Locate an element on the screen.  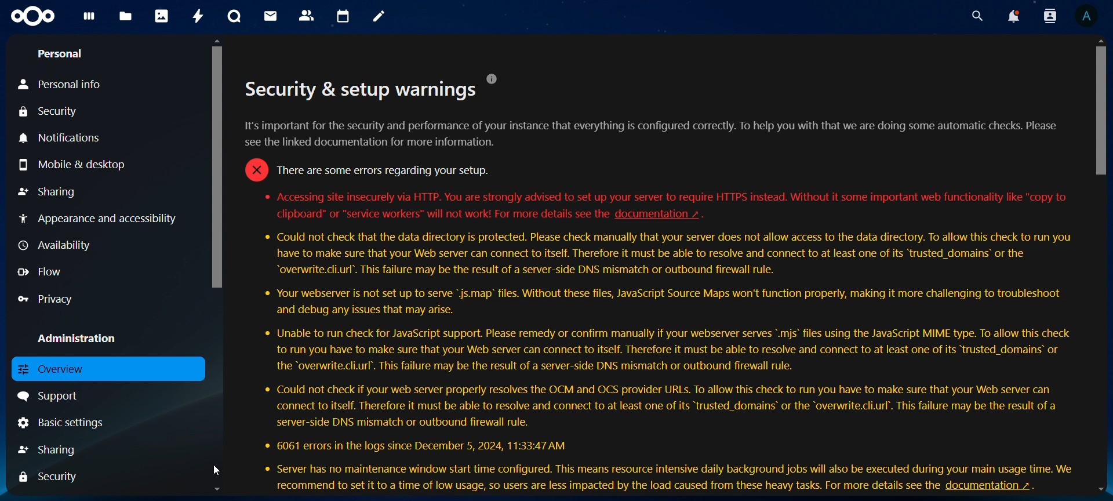
view profile is located at coordinates (1089, 18).